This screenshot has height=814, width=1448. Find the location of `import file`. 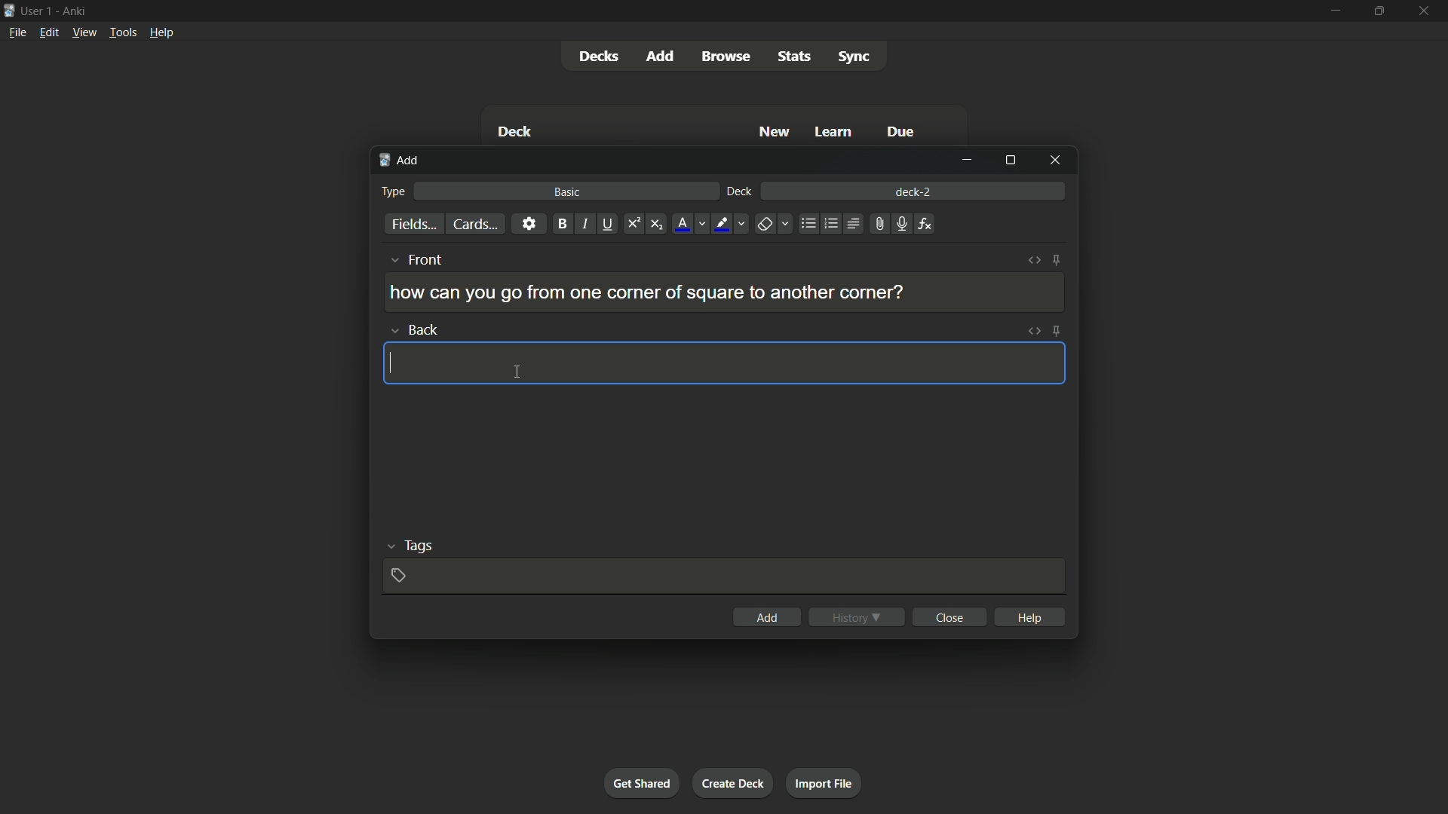

import file is located at coordinates (825, 784).